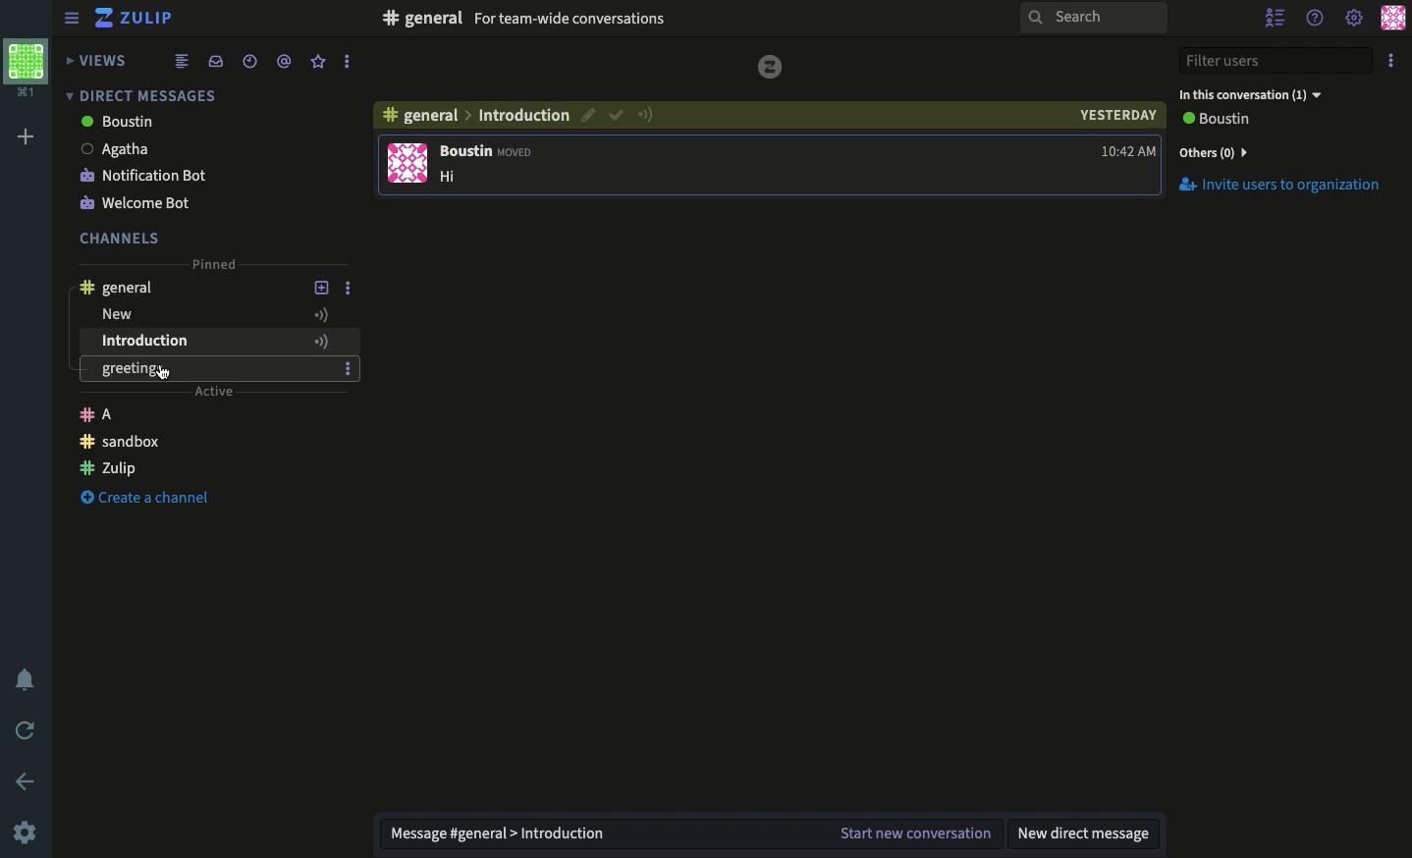  What do you see at coordinates (25, 66) in the screenshot?
I see `Profile` at bounding box center [25, 66].